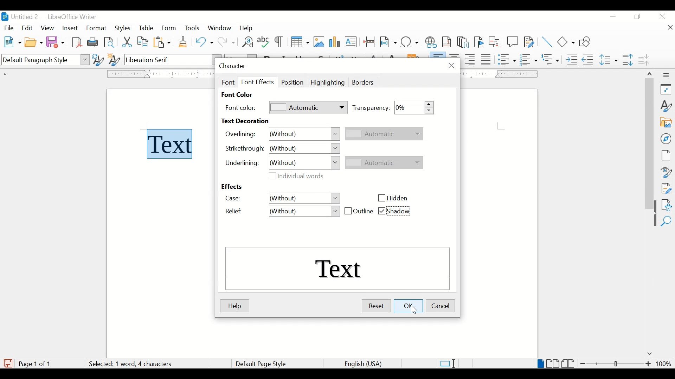 This screenshot has width=675, height=379. I want to click on new, so click(13, 42).